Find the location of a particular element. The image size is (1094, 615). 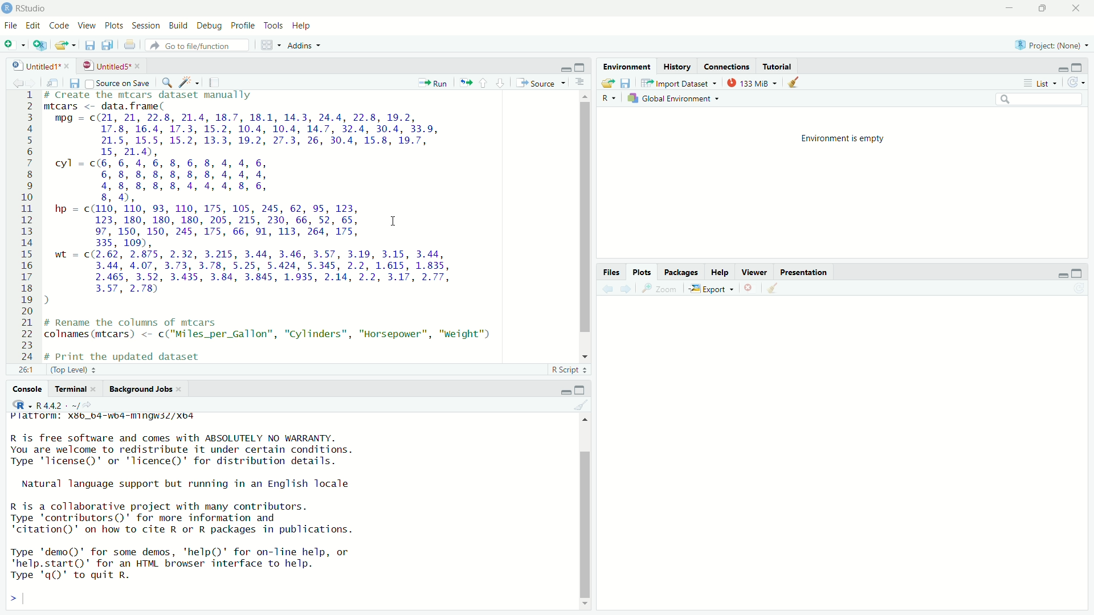

export is located at coordinates (64, 47).